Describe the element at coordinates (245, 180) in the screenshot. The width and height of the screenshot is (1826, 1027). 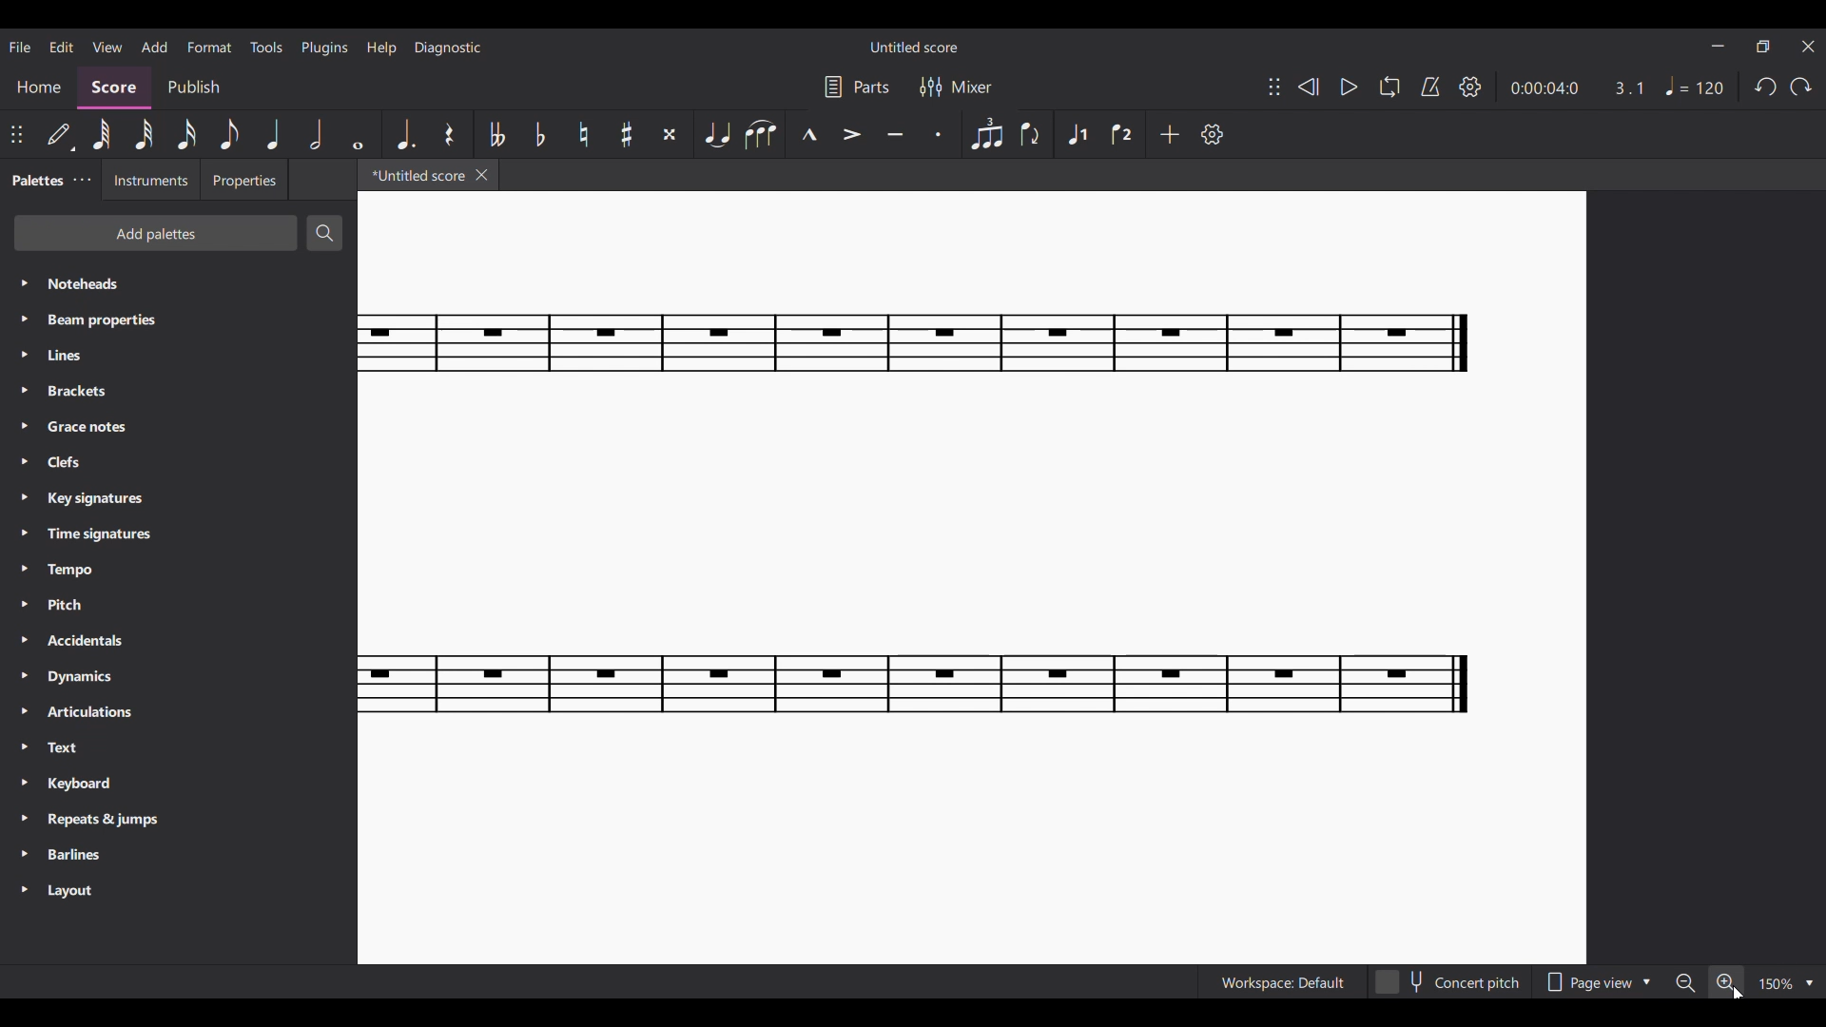
I see `Properties` at that location.